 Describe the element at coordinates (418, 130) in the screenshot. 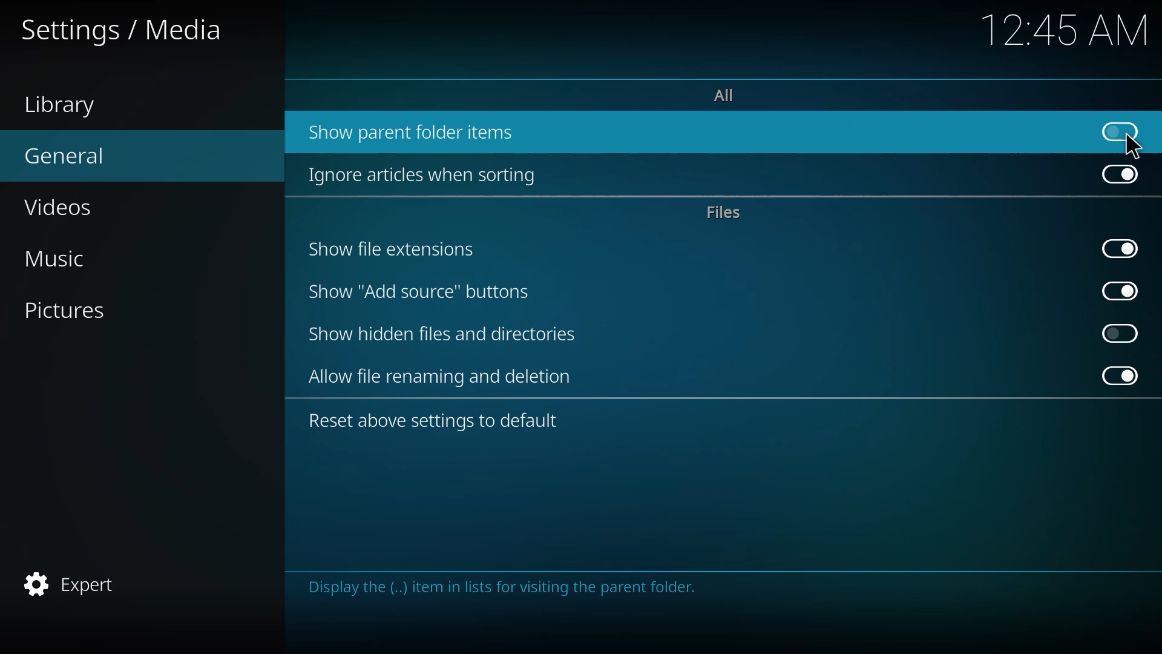

I see `show parent folder items` at that location.